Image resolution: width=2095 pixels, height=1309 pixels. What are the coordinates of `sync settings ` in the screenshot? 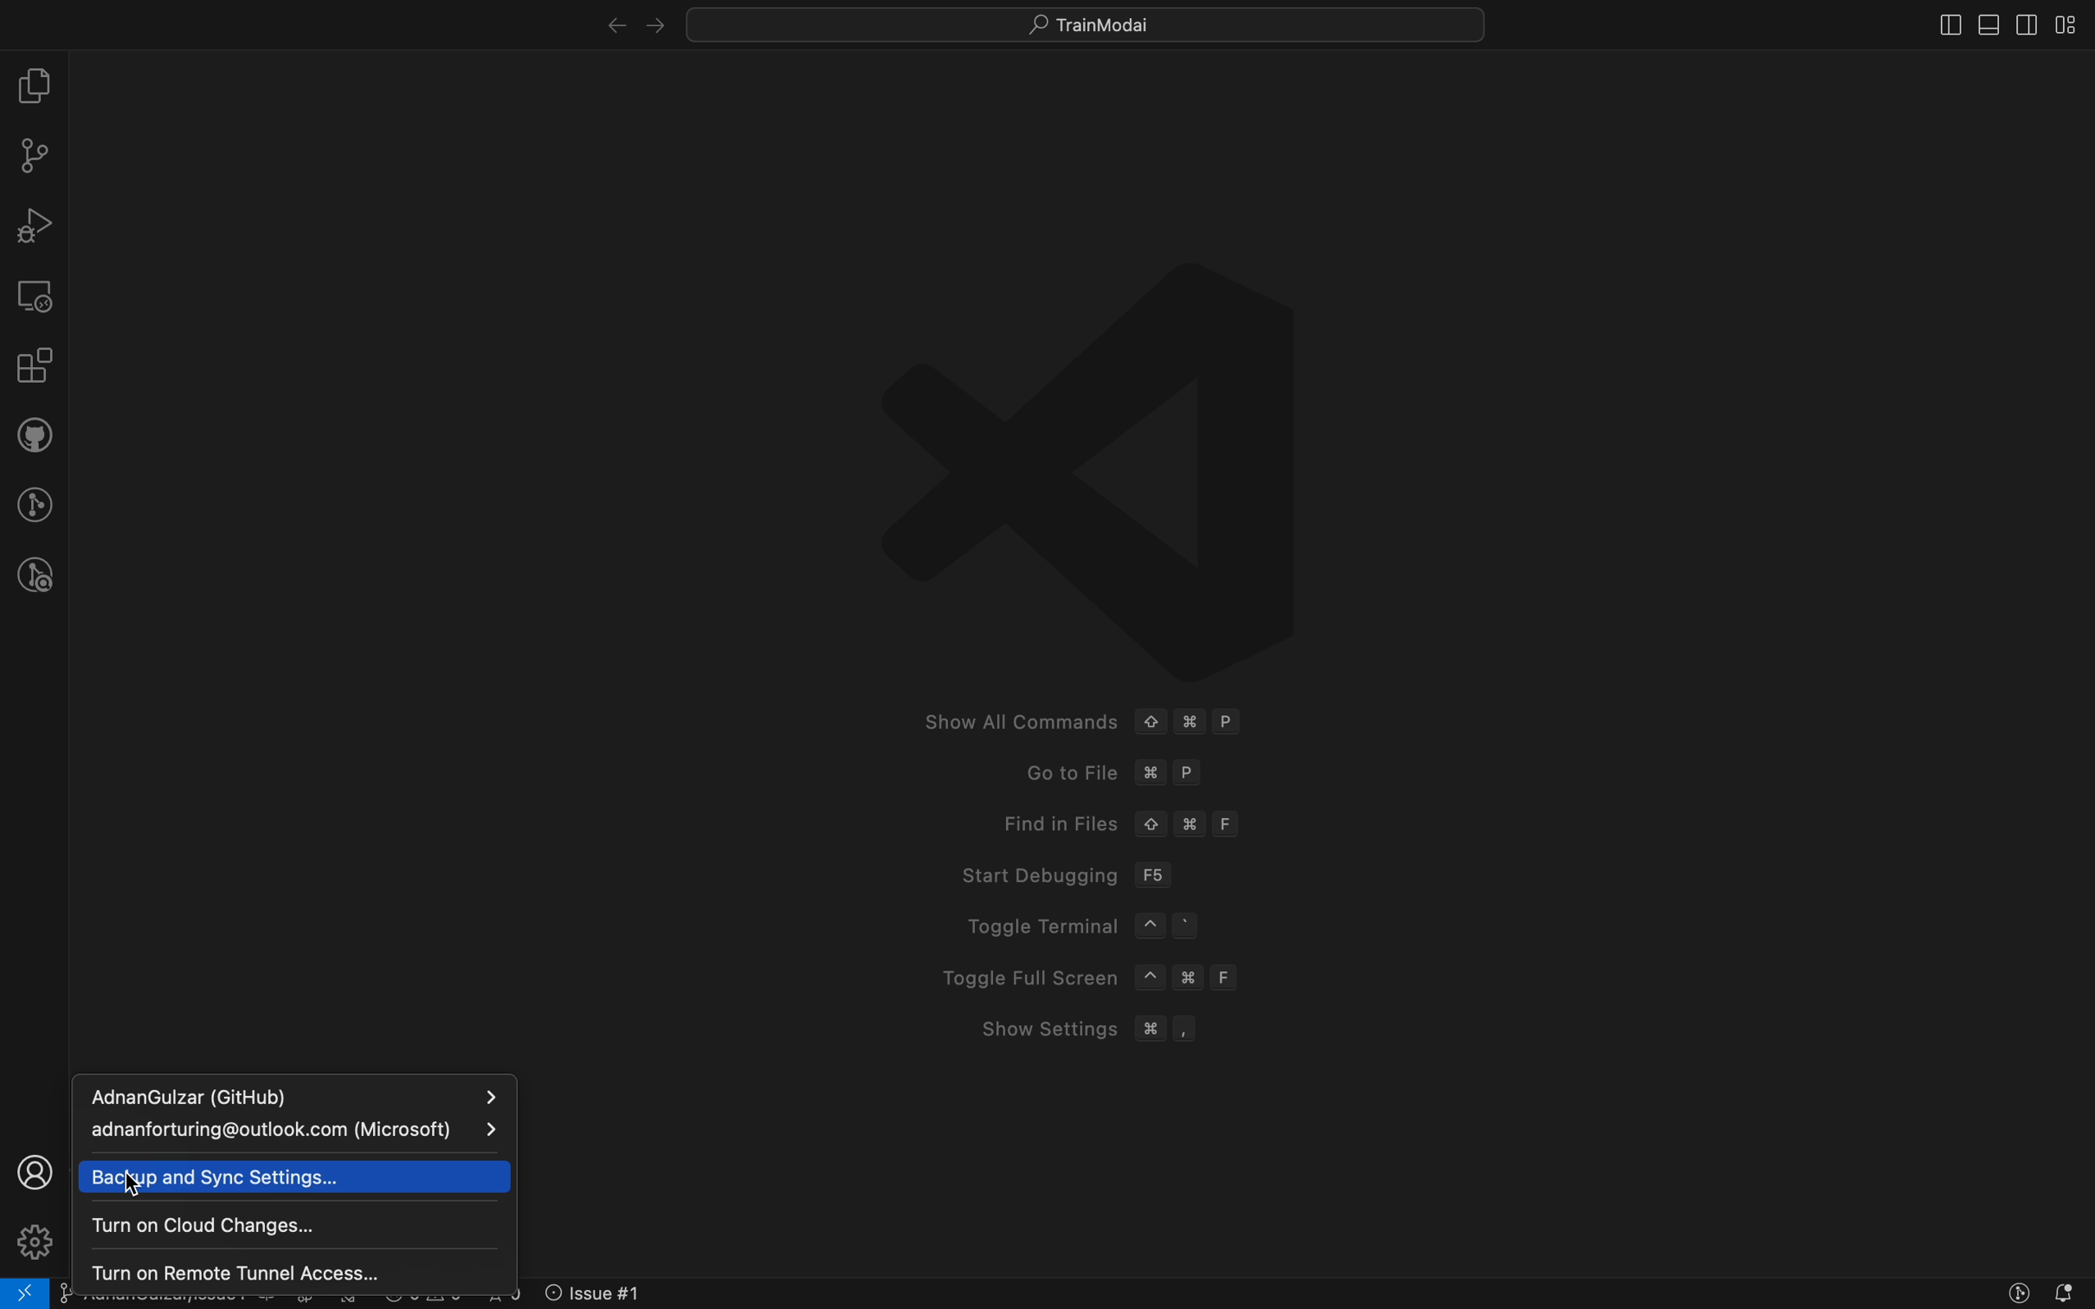 It's located at (298, 1181).